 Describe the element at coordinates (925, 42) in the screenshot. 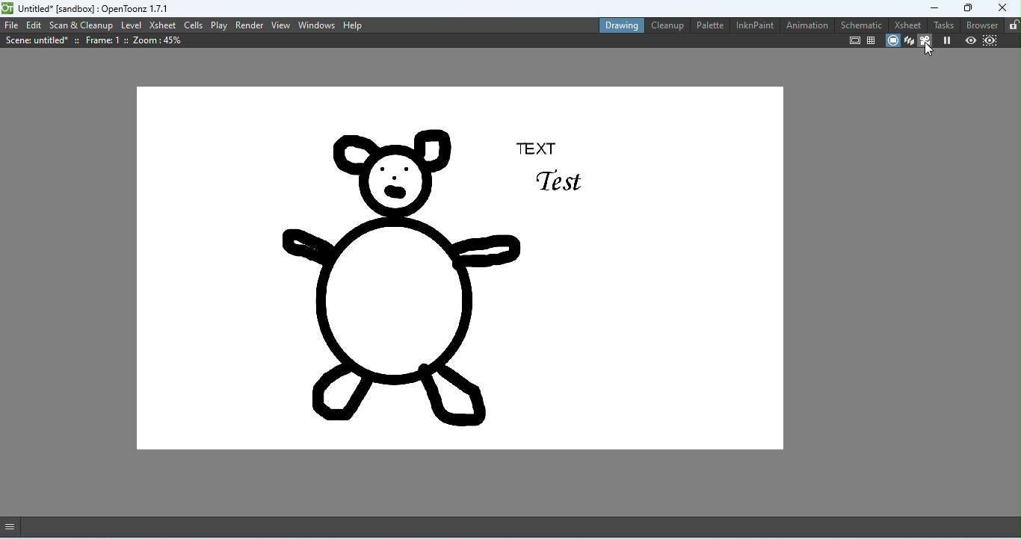

I see `camera view` at that location.